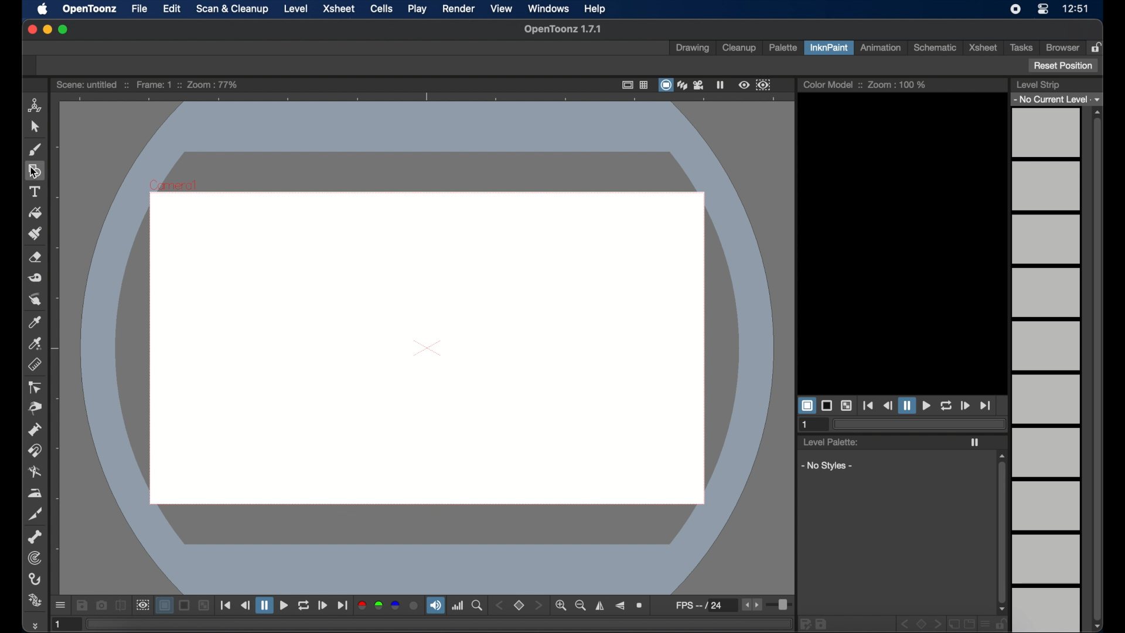  Describe the element at coordinates (36, 233) in the screenshot. I see `paint brush tool` at that location.